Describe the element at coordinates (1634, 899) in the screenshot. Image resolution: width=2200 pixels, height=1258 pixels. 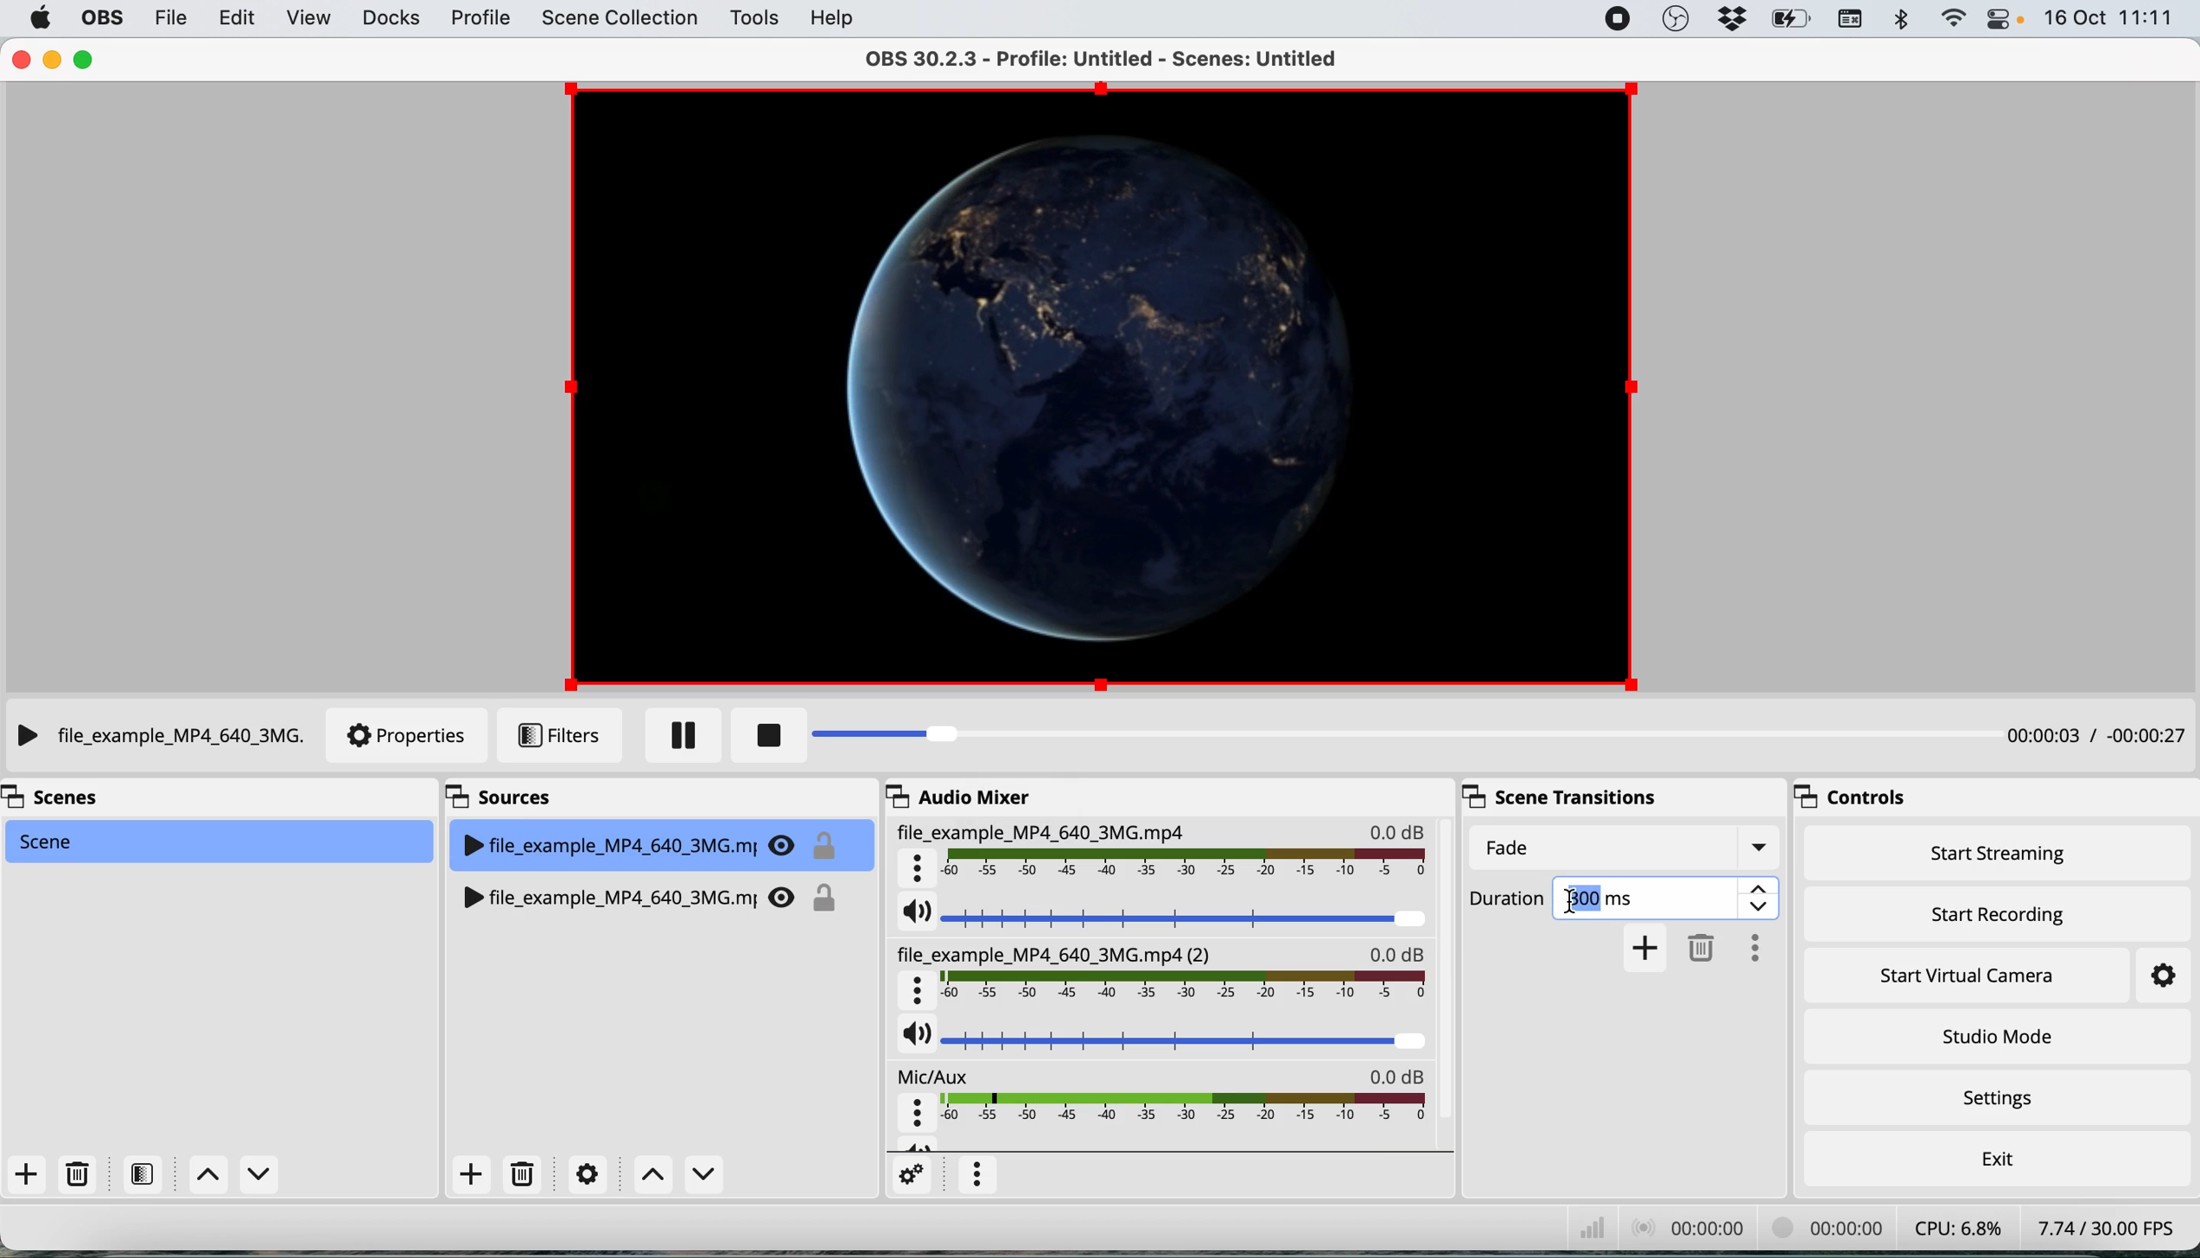
I see `start to select current transition duration` at that location.